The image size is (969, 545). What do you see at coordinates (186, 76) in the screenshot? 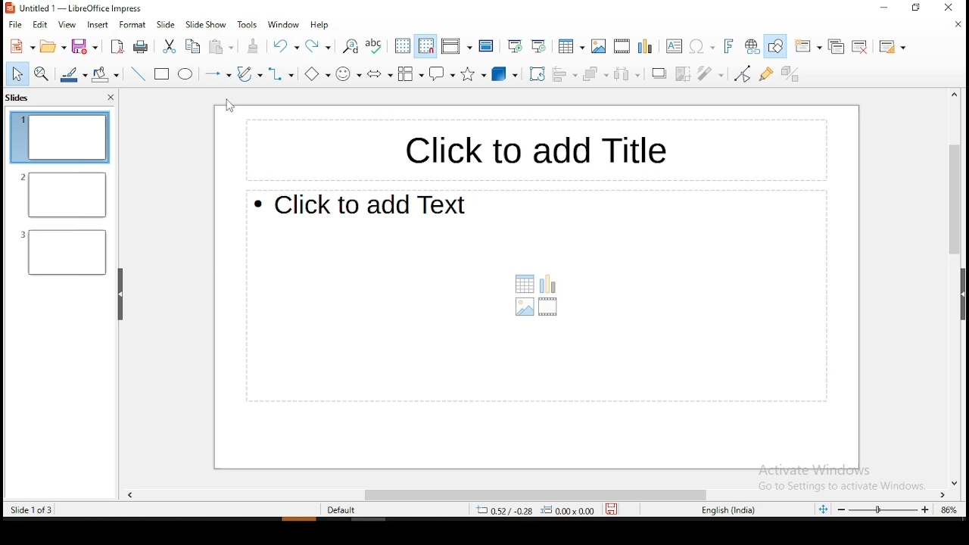
I see `ellipse` at bounding box center [186, 76].